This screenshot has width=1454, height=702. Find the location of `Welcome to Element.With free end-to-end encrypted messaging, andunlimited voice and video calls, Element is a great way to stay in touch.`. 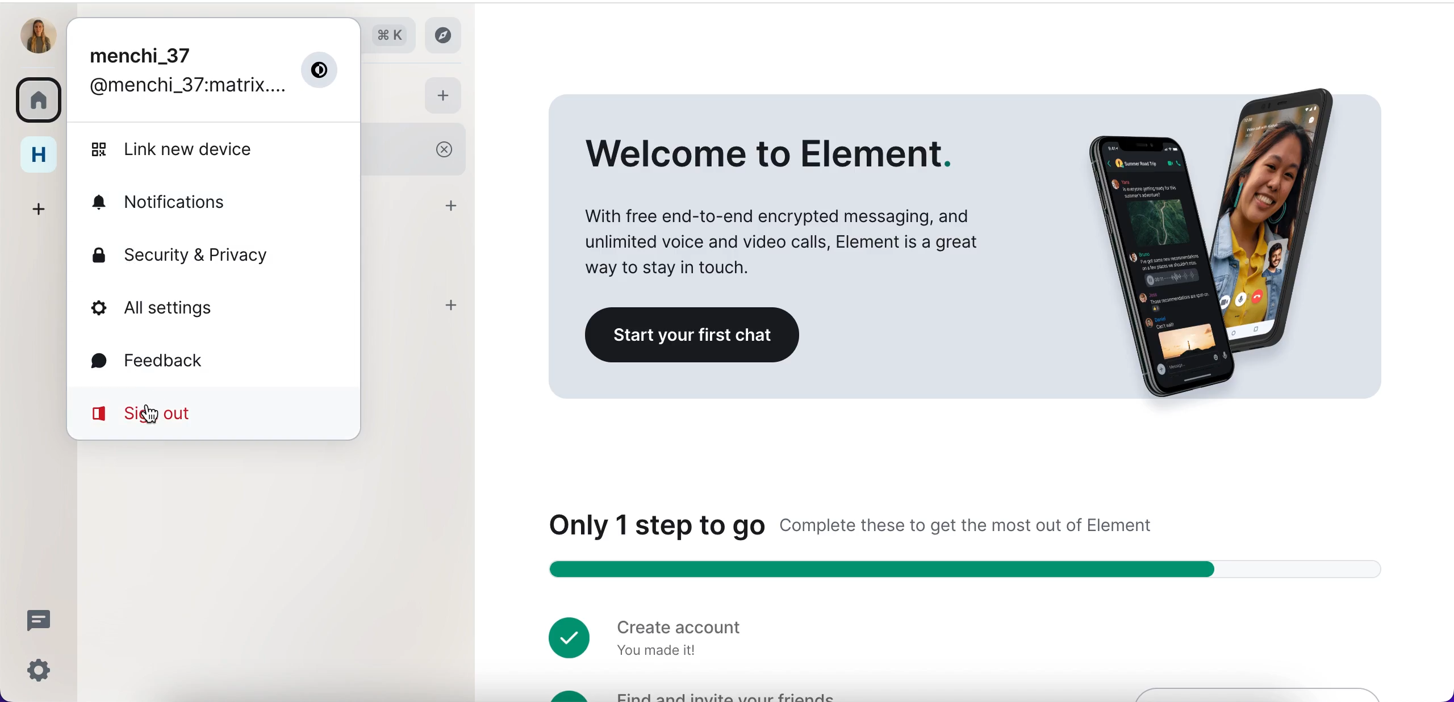

Welcome to Element.With free end-to-end encrypted messaging, andunlimited voice and video calls, Element is a great way to stay in touch. is located at coordinates (787, 206).